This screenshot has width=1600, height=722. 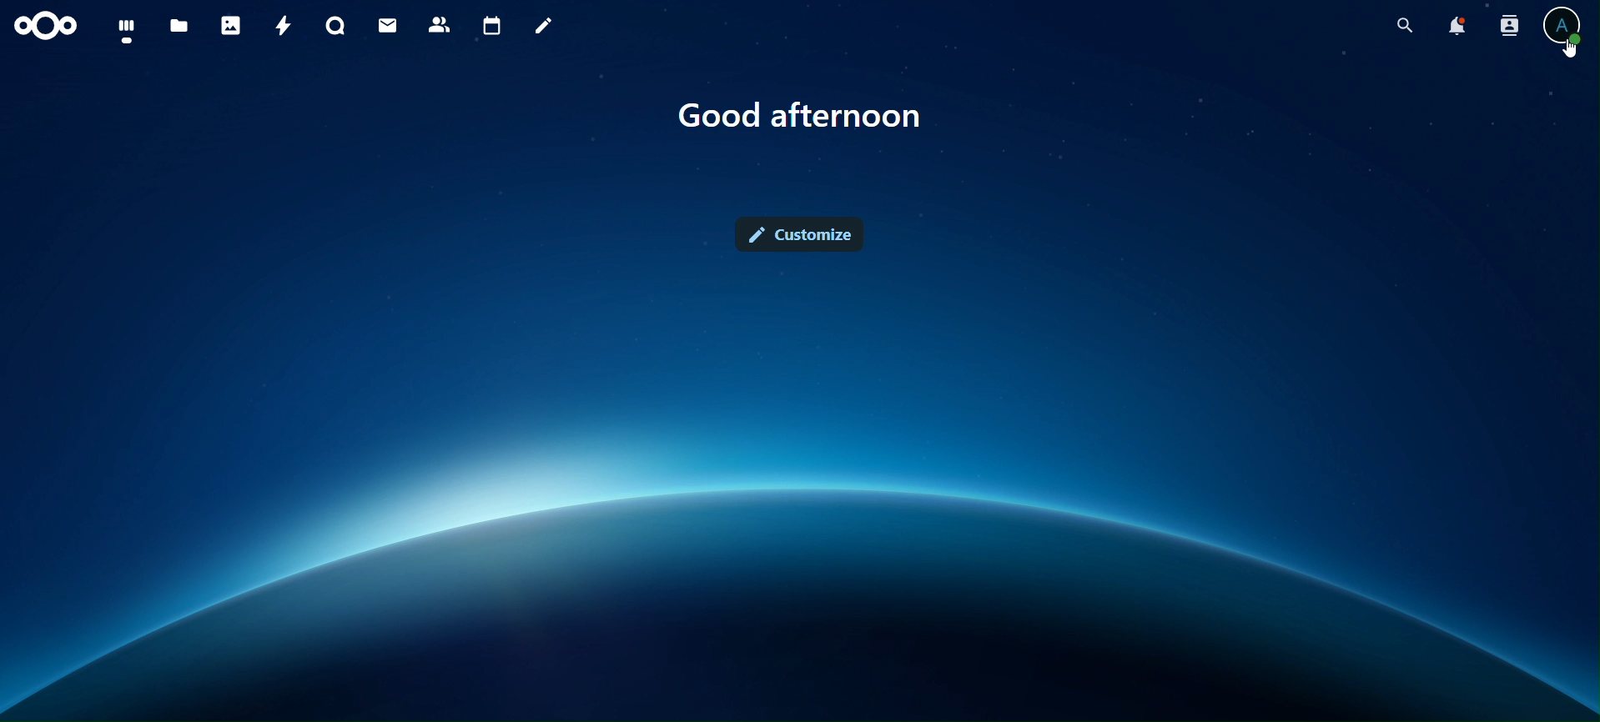 I want to click on files, so click(x=180, y=23).